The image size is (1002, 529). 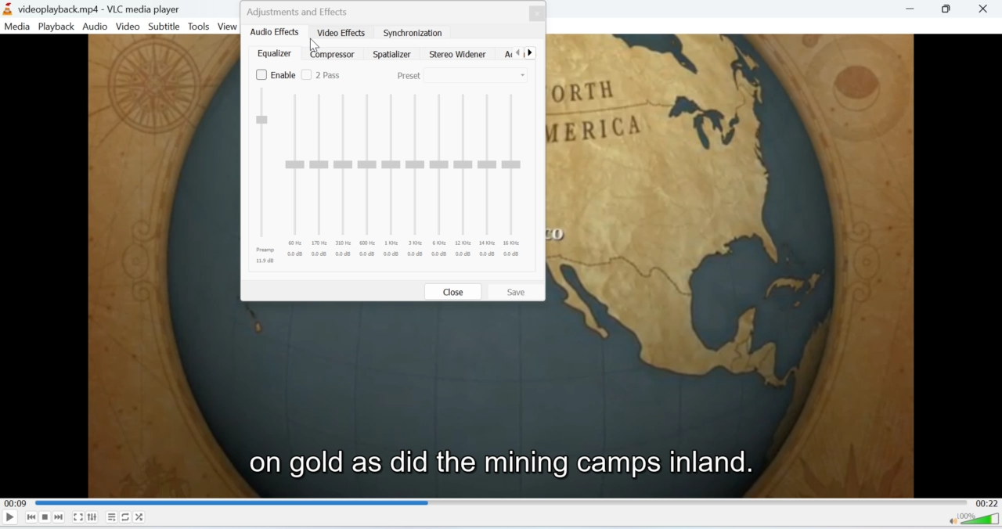 What do you see at coordinates (274, 33) in the screenshot?
I see `audio effects` at bounding box center [274, 33].